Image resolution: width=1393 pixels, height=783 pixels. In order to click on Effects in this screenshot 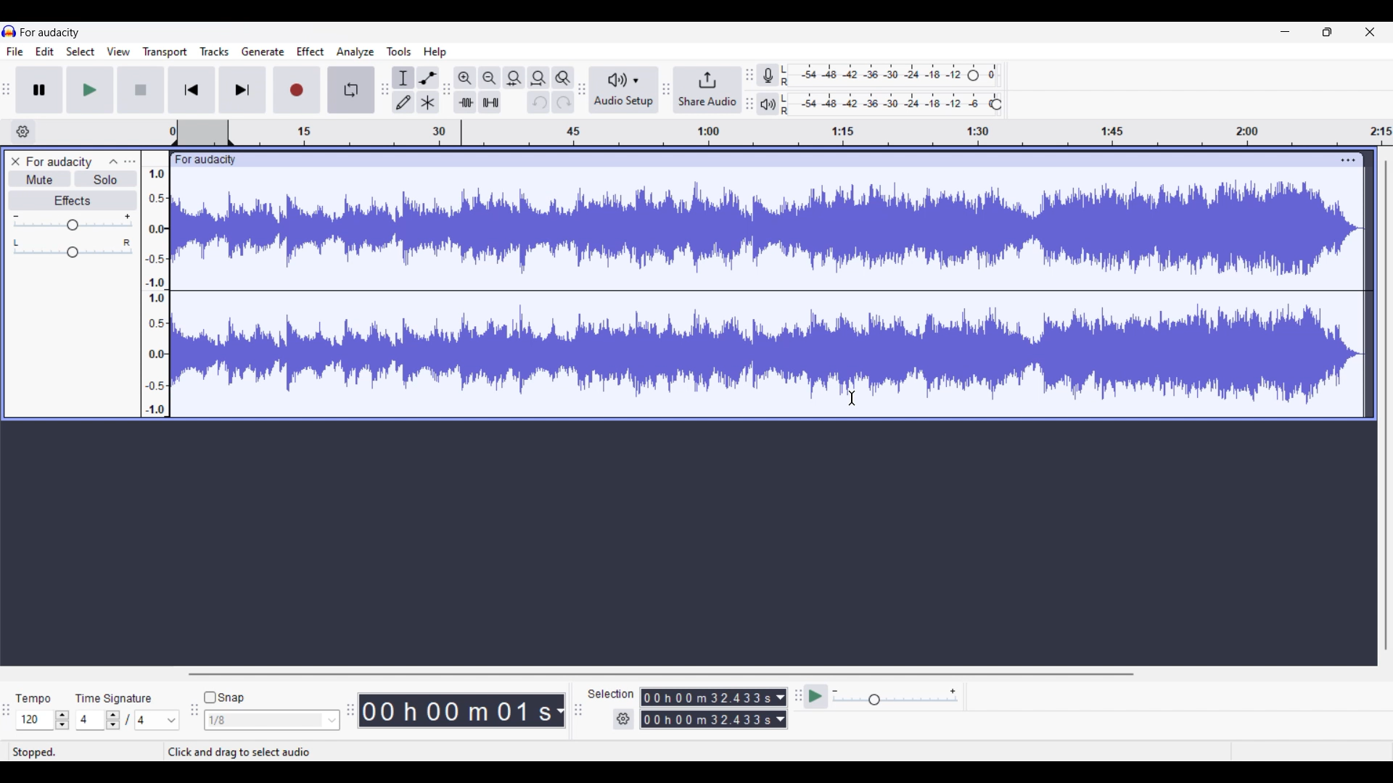, I will do `click(73, 200)`.